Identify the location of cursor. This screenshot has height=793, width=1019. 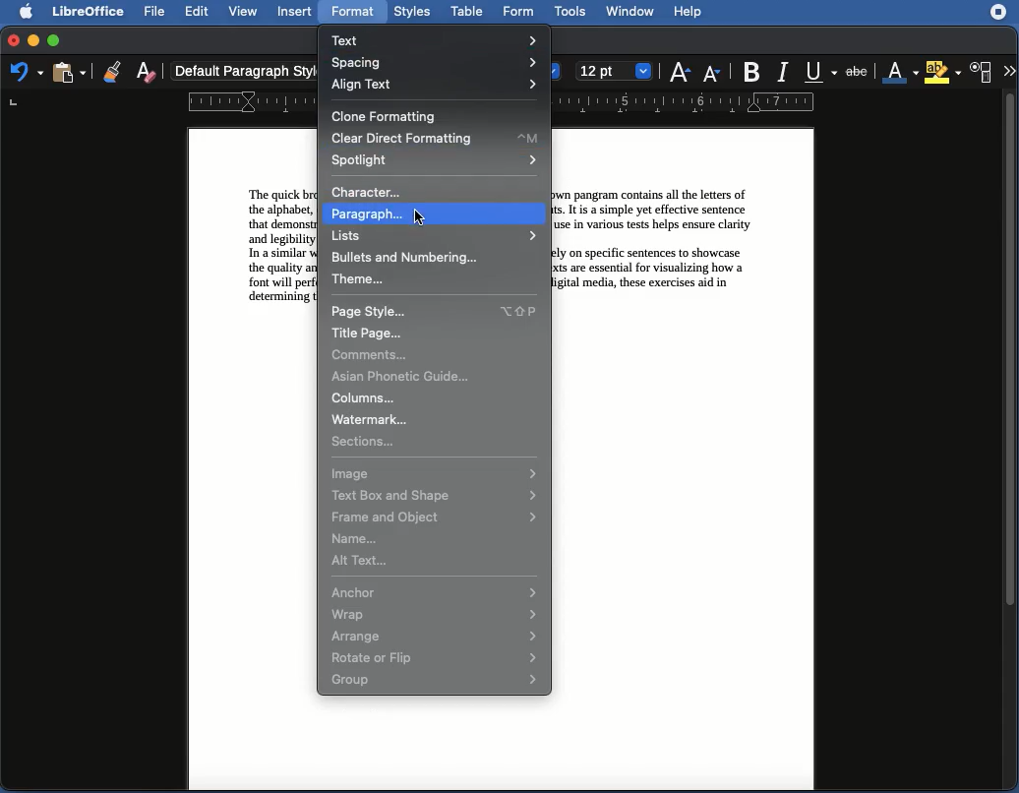
(419, 220).